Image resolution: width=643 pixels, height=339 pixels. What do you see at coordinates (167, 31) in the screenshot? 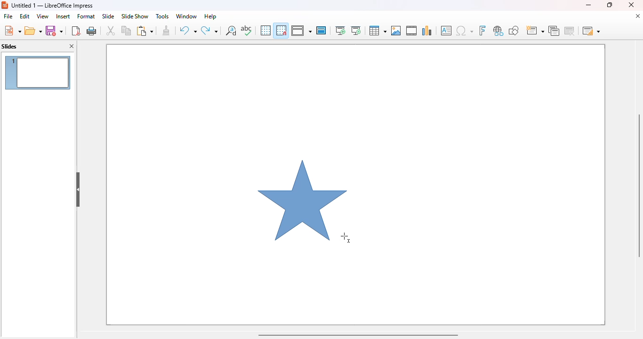
I see `clone formatting` at bounding box center [167, 31].